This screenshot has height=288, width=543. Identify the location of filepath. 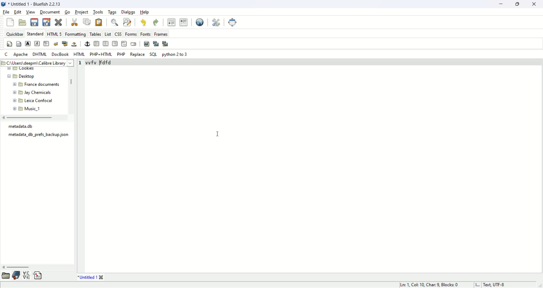
(37, 62).